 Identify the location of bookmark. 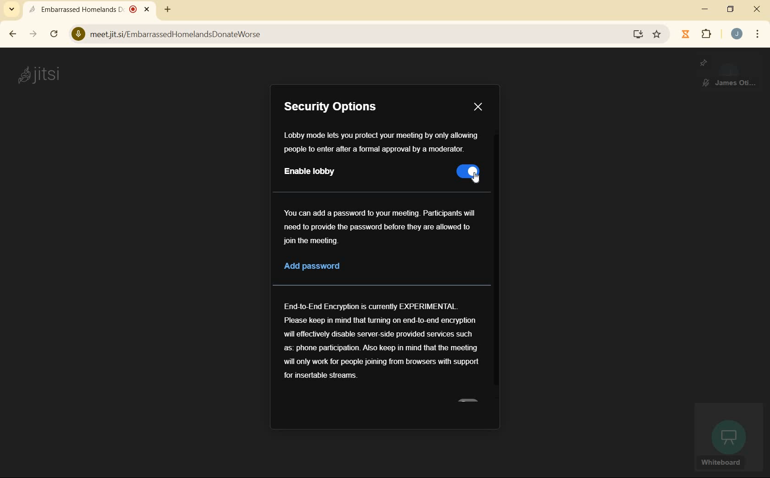
(657, 35).